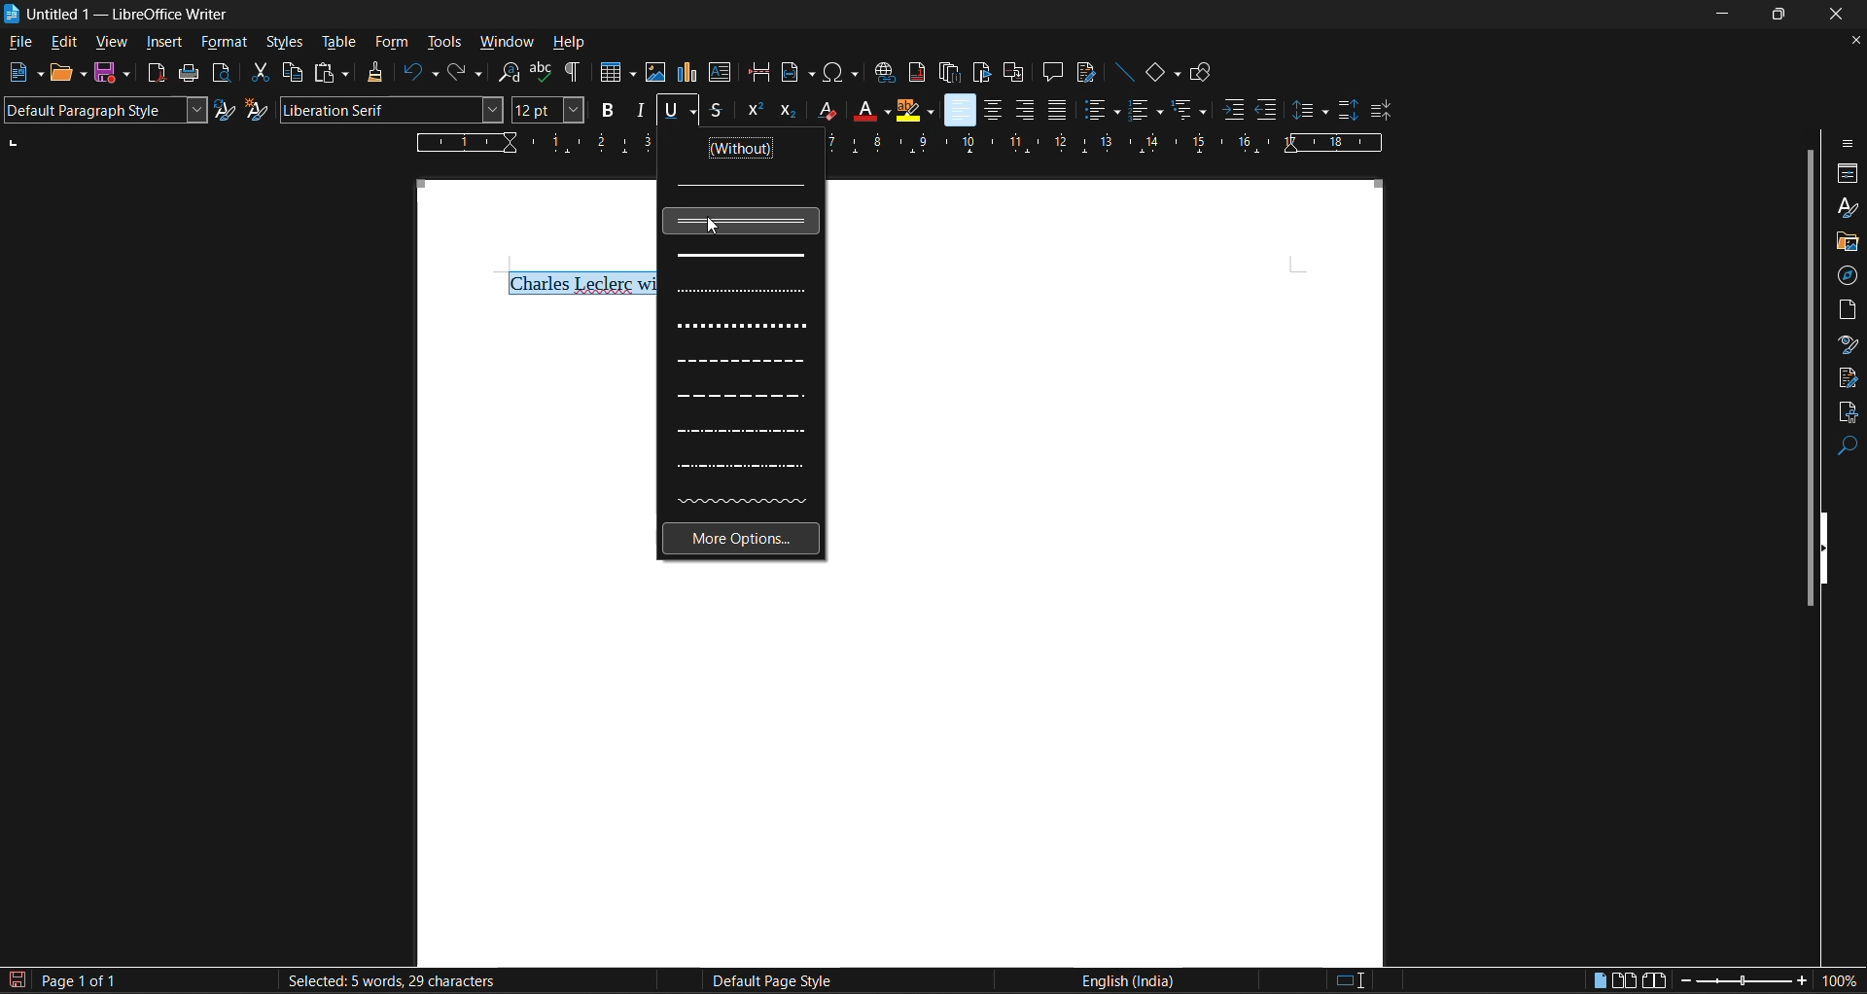  I want to click on styles, so click(1845, 206).